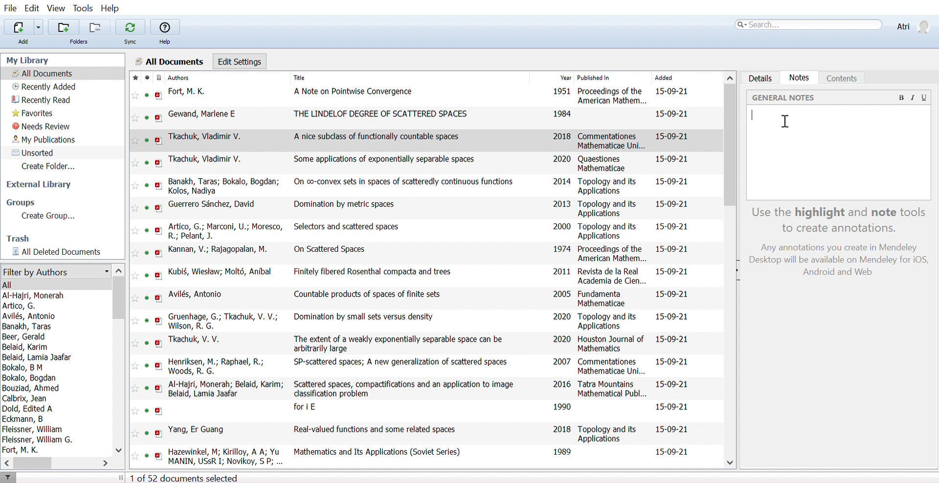 The width and height of the screenshot is (939, 483). Describe the element at coordinates (159, 185) in the screenshot. I see `open PDF` at that location.